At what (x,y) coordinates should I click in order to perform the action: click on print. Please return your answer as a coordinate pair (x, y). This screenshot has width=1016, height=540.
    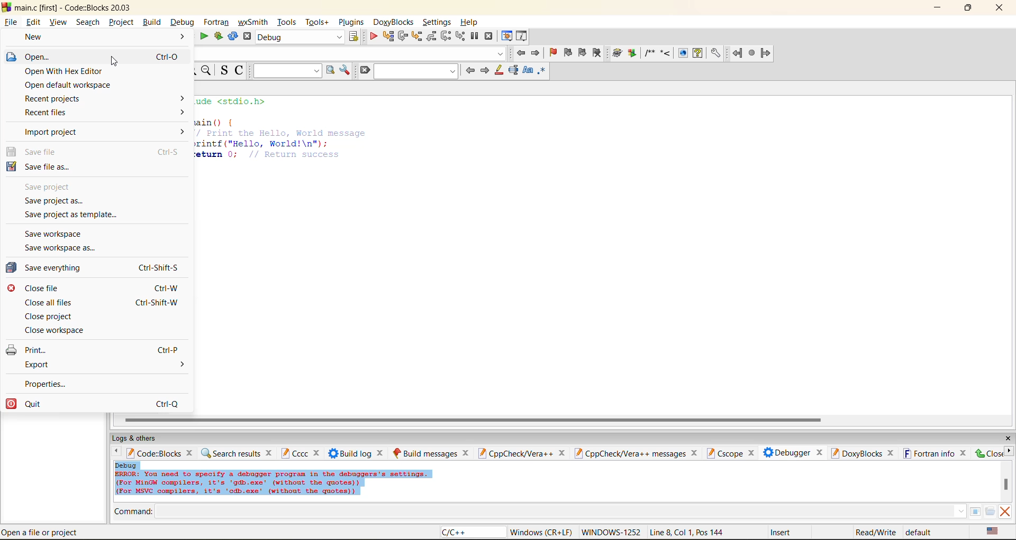
    Looking at the image, I should click on (103, 348).